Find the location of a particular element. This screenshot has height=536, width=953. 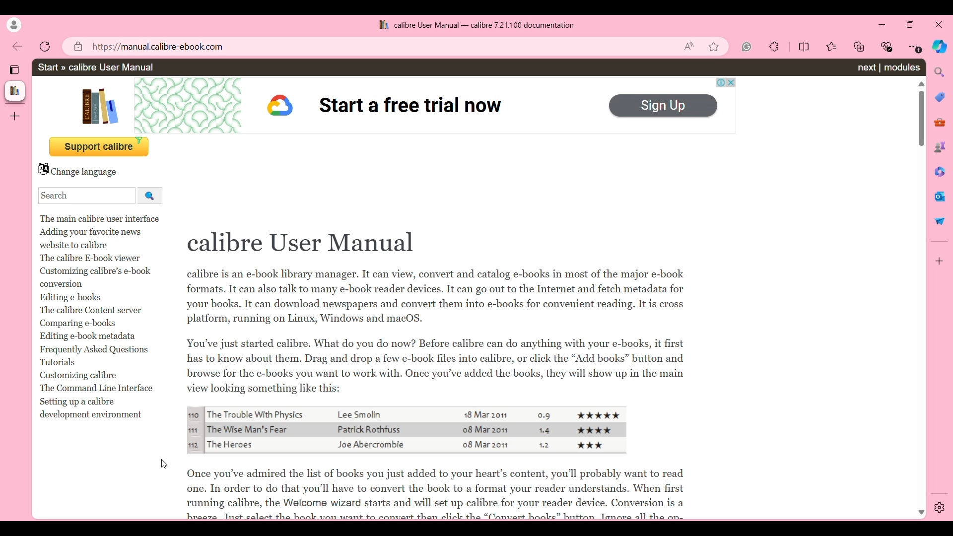

Vertical slide bar is located at coordinates (921, 119).